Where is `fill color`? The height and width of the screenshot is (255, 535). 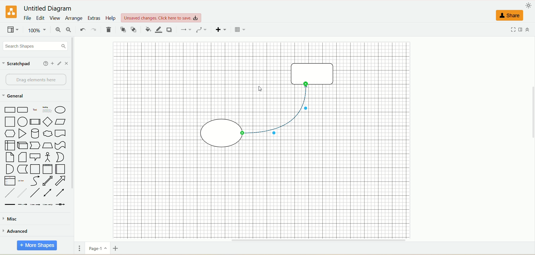
fill color is located at coordinates (147, 29).